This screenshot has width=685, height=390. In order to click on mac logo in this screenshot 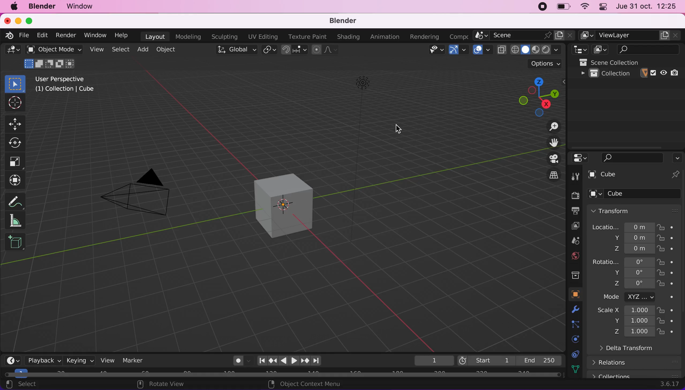, I will do `click(14, 7)`.